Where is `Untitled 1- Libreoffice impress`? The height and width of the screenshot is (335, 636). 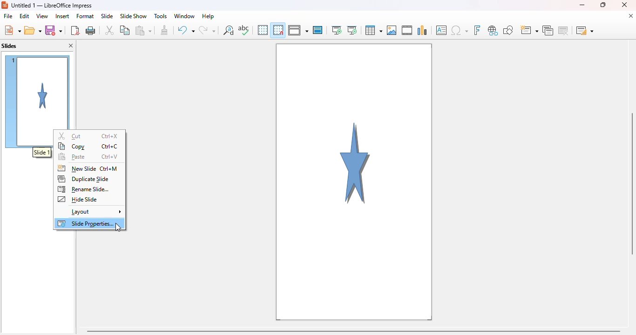 Untitled 1- Libreoffice impress is located at coordinates (52, 5).